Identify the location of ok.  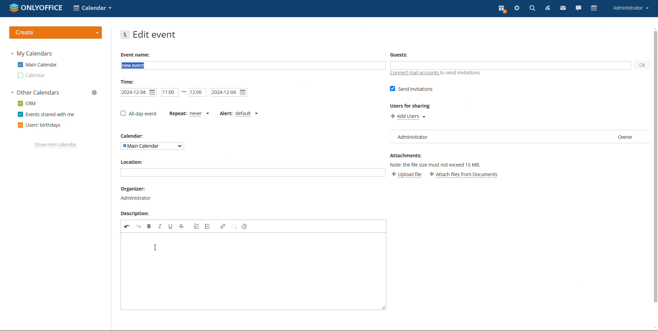
(643, 65).